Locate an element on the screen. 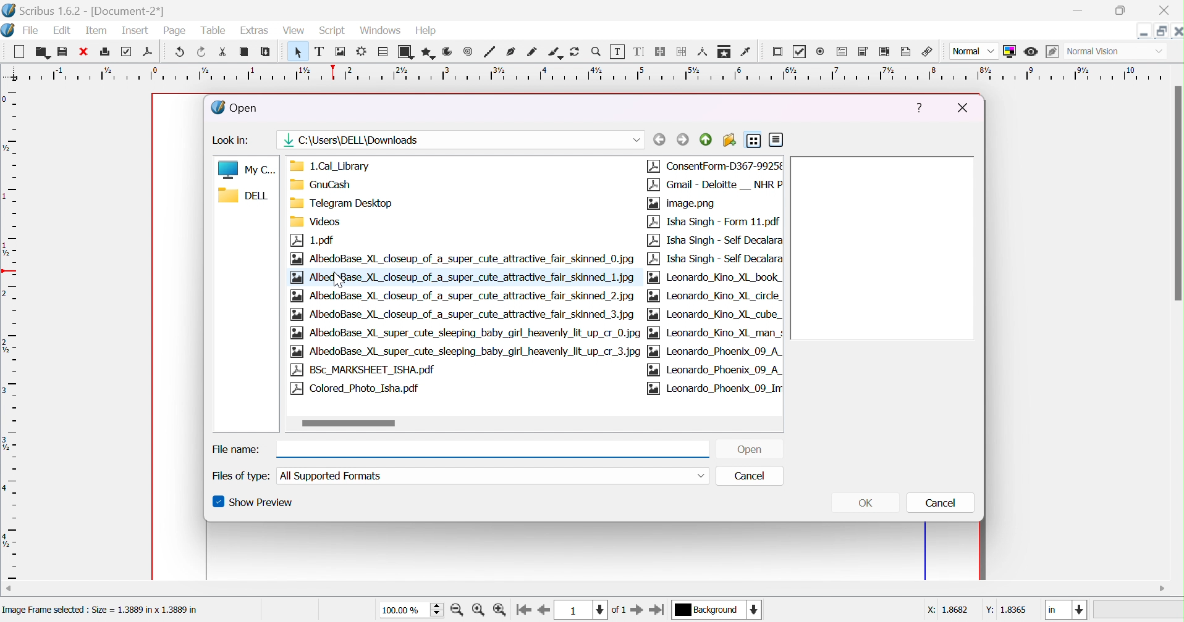  scribus icon is located at coordinates (8, 30).